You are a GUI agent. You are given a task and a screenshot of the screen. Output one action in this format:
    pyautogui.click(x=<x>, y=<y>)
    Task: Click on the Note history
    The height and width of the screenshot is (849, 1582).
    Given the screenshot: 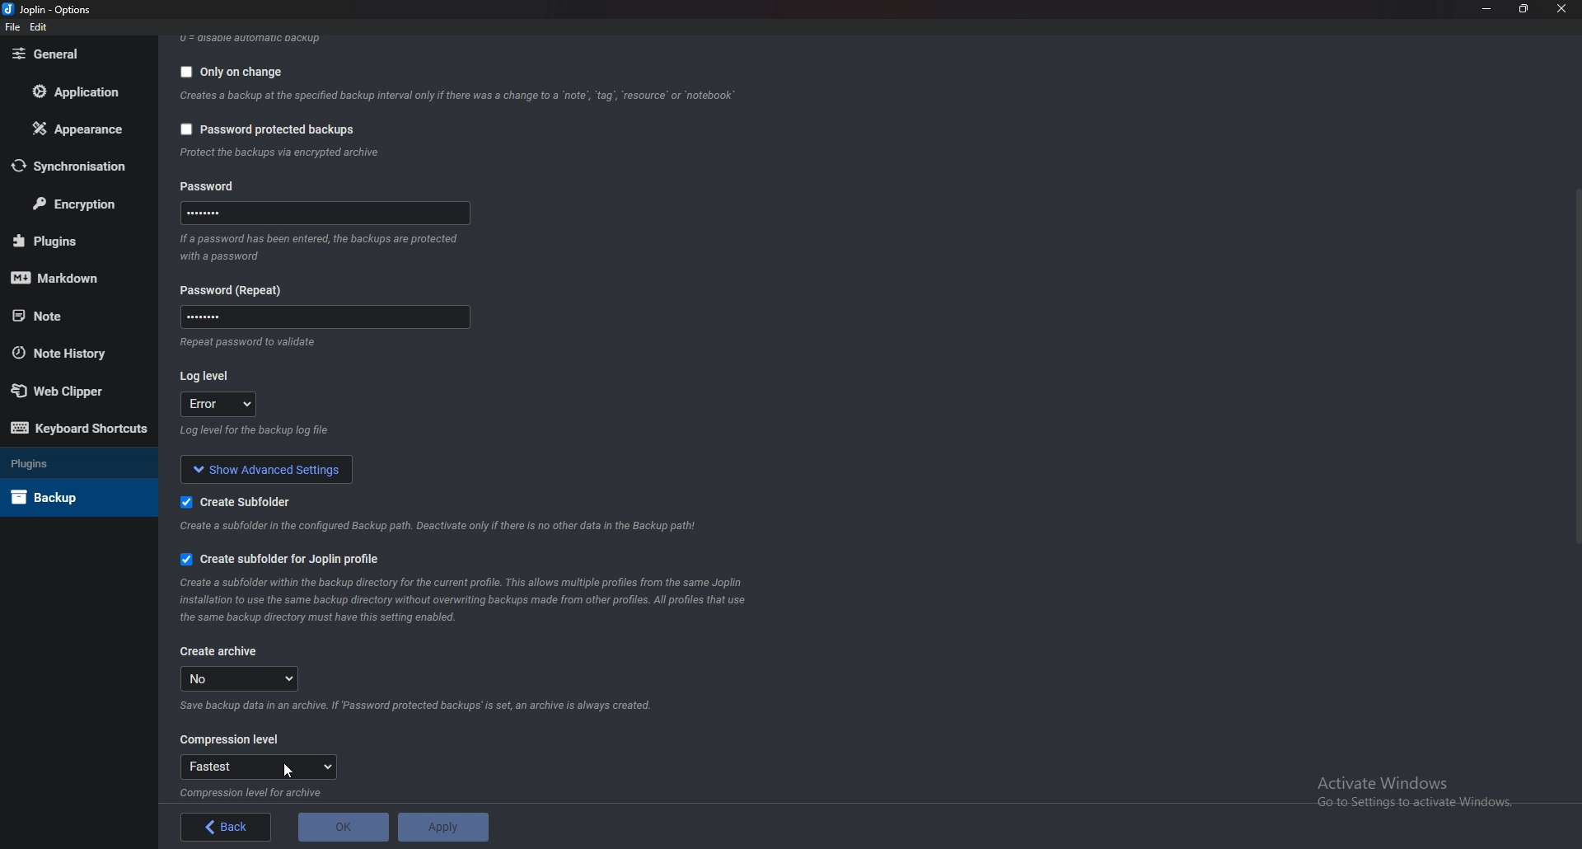 What is the action you would take?
    pyautogui.click(x=67, y=352)
    